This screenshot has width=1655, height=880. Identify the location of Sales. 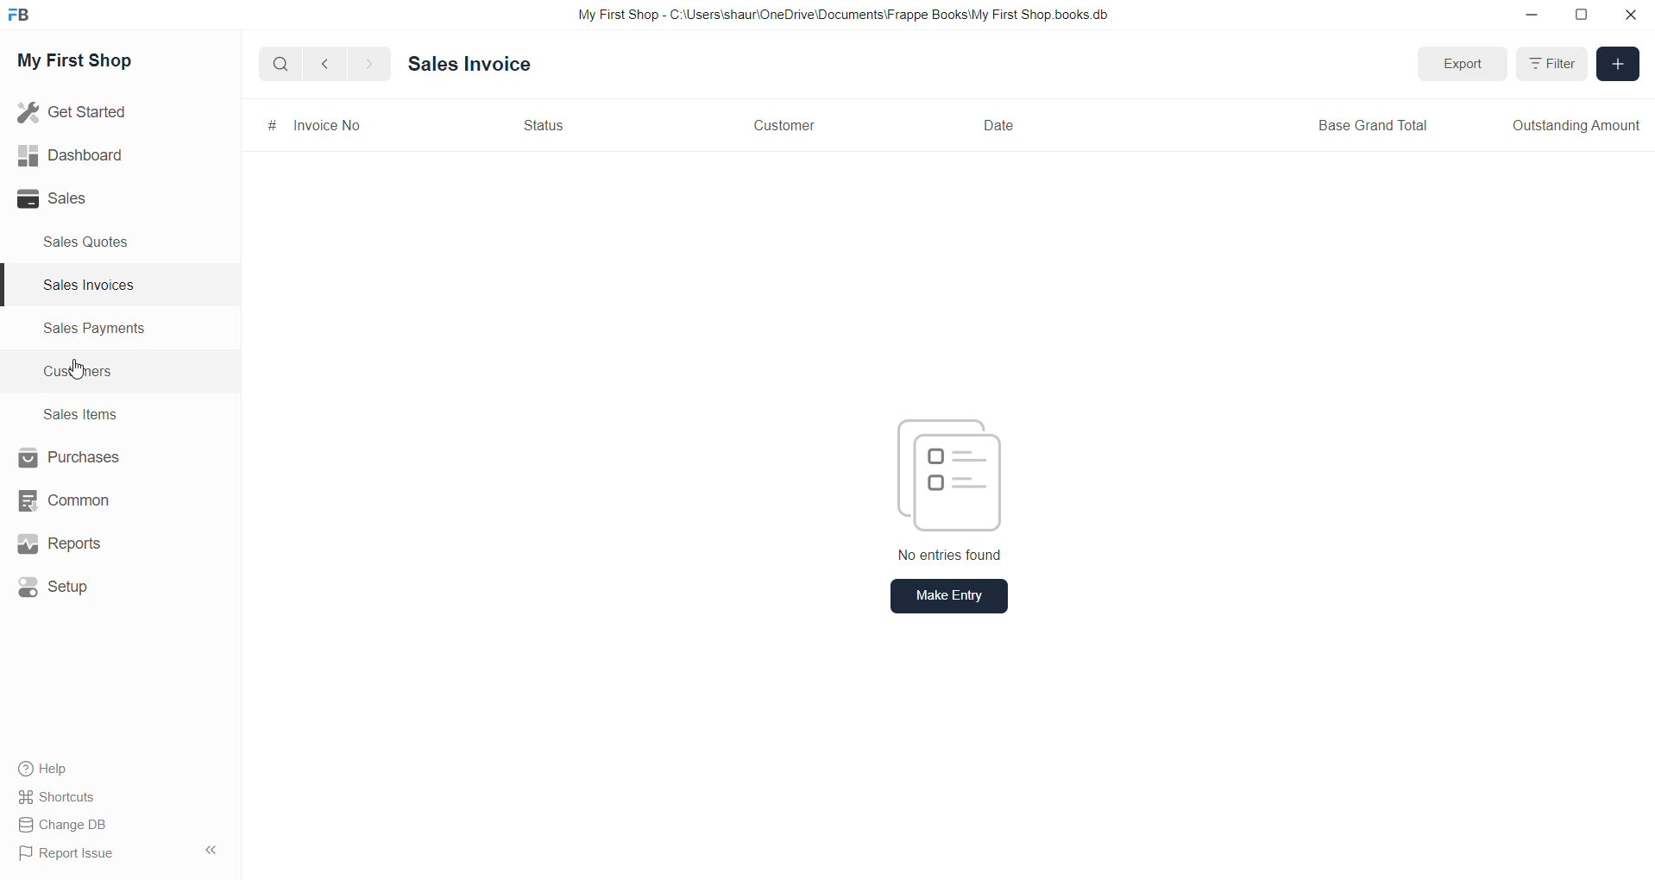
(72, 200).